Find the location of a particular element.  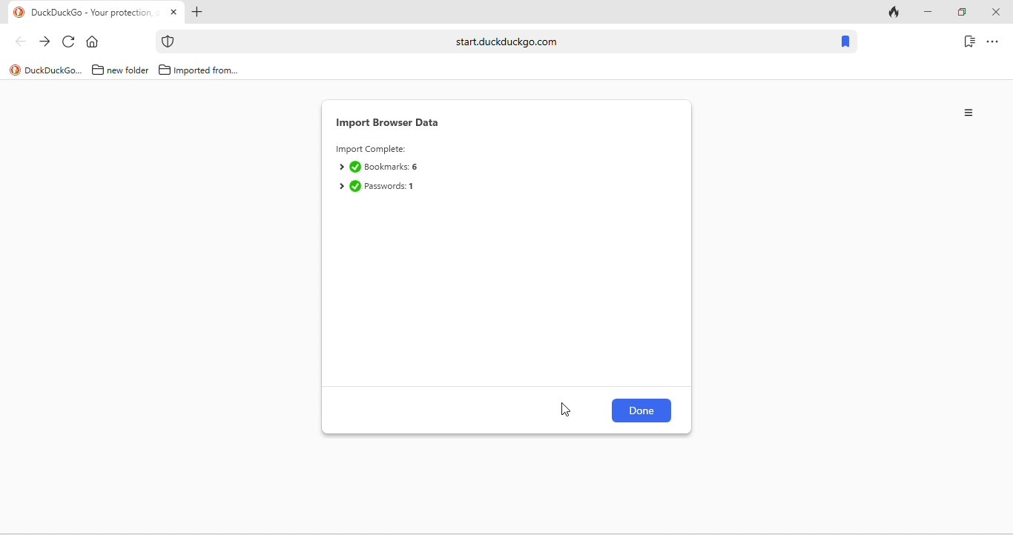

Bookmarks: 6 is located at coordinates (392, 167).